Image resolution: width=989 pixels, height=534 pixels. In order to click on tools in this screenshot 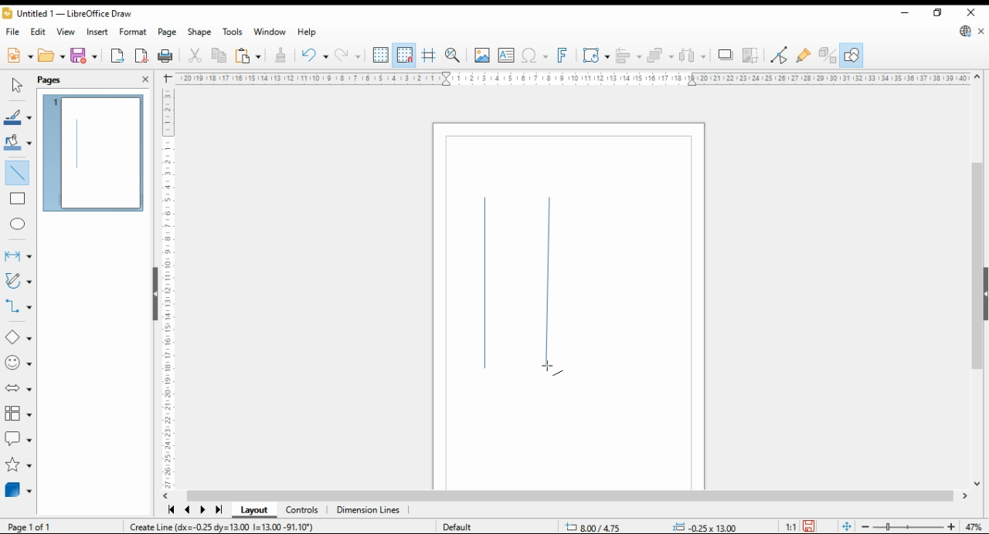, I will do `click(233, 31)`.